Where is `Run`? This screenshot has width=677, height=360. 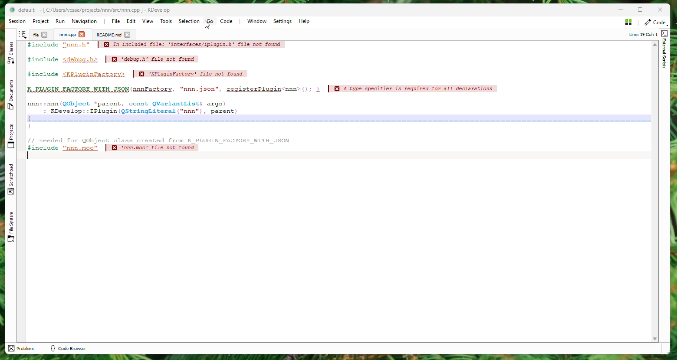 Run is located at coordinates (60, 21).